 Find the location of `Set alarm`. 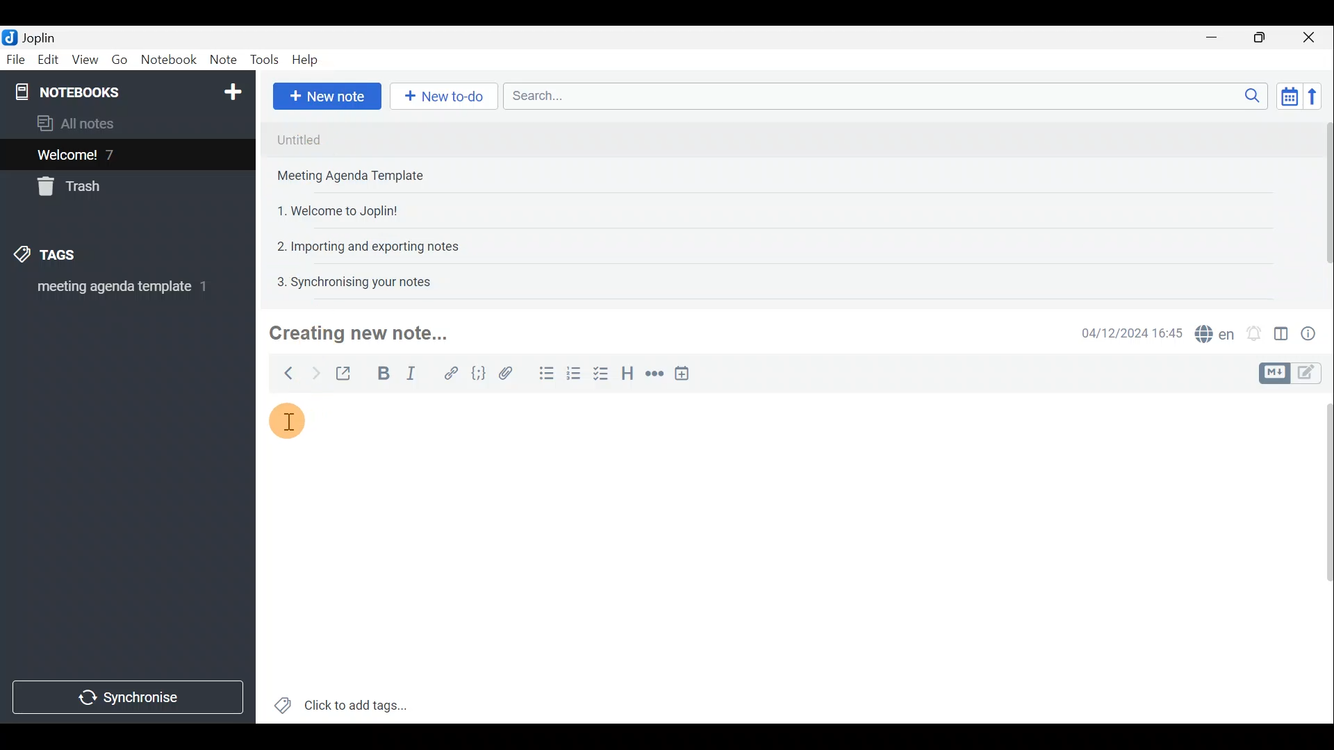

Set alarm is located at coordinates (1253, 330).